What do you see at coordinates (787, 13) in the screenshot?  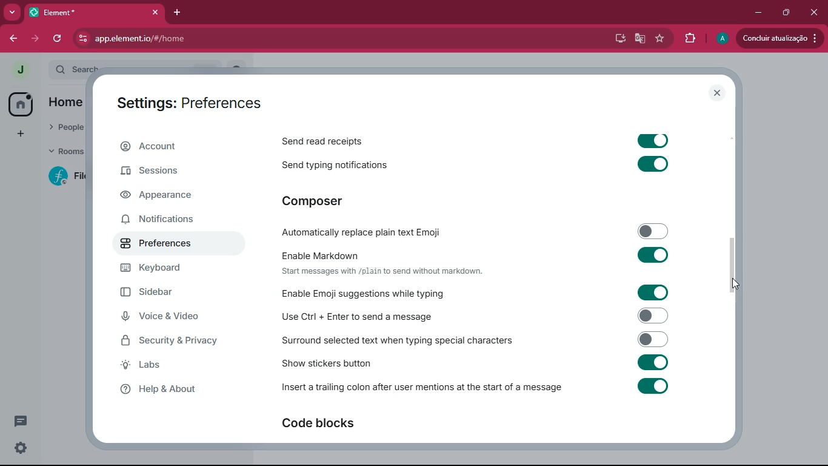 I see `maximize` at bounding box center [787, 13].